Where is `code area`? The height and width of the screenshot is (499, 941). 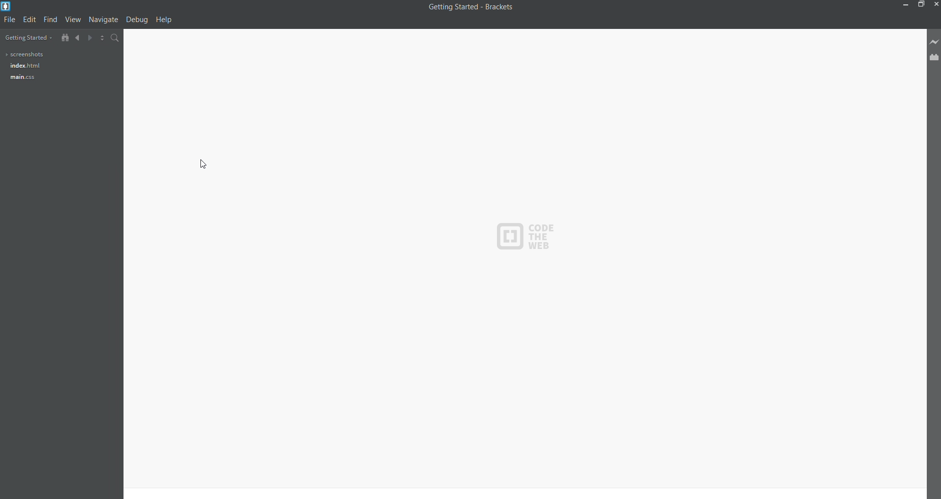
code area is located at coordinates (576, 264).